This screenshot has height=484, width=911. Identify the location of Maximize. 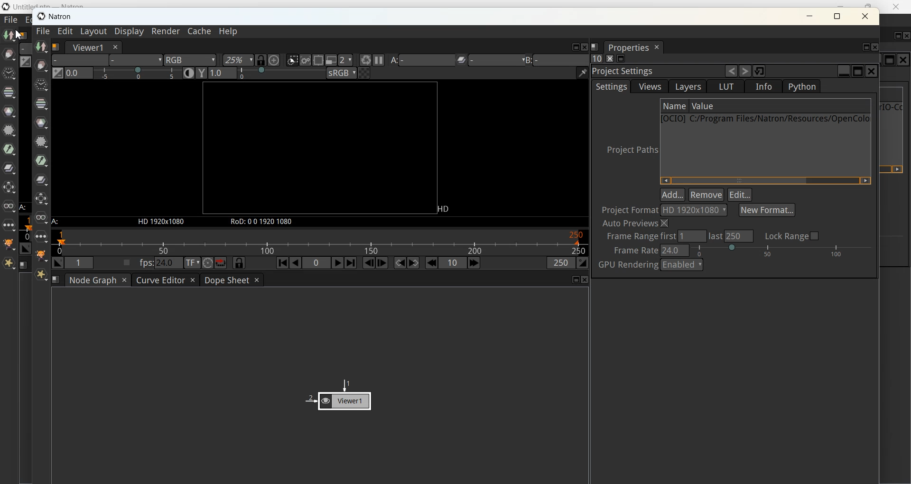
(898, 36).